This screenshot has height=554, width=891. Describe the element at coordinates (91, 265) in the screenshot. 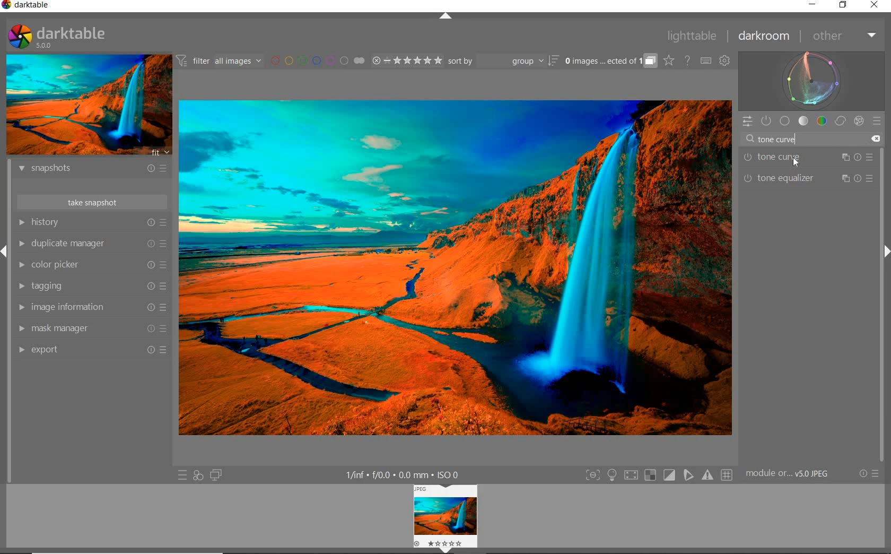

I see `color picker` at that location.